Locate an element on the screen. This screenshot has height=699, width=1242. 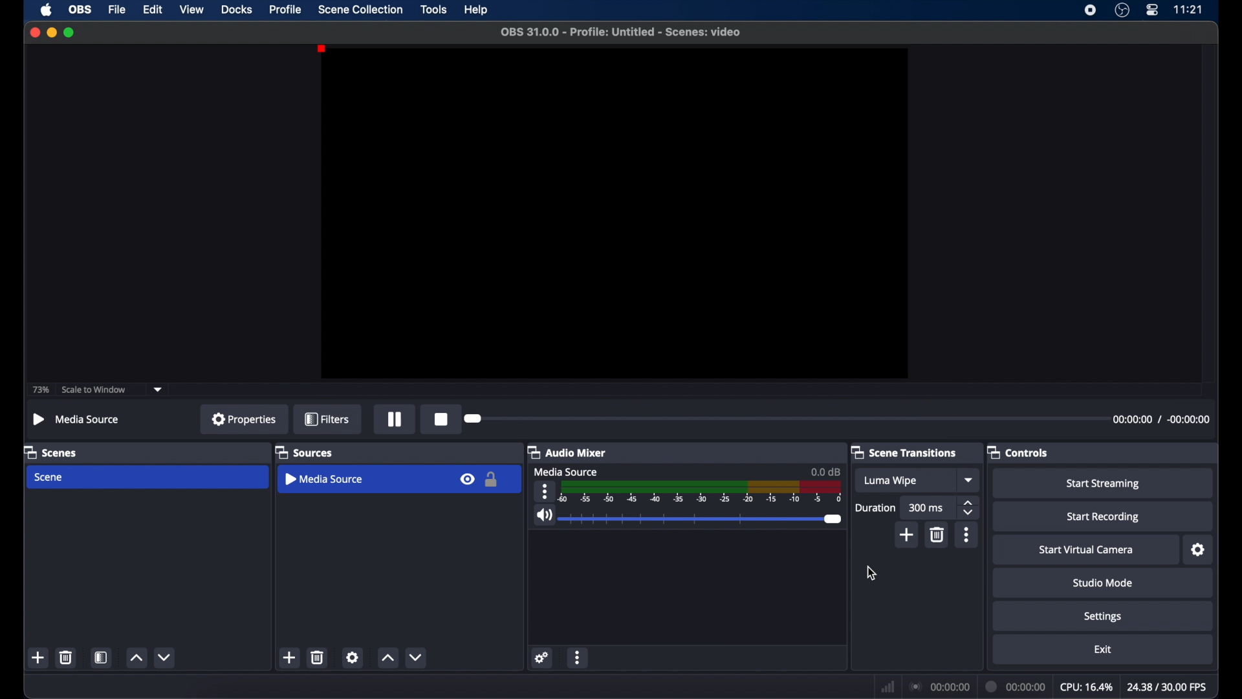
timestamp is located at coordinates (1160, 419).